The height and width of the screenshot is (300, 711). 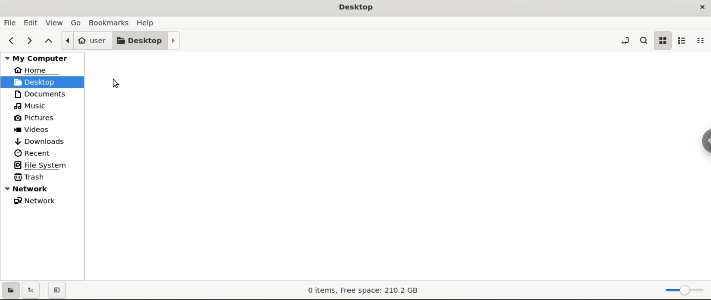 I want to click on network, so click(x=42, y=202).